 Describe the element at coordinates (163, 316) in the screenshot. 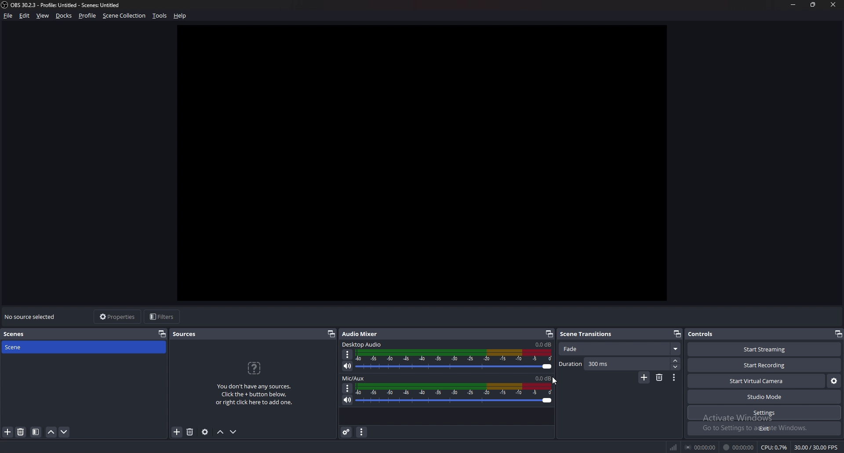

I see `filters` at that location.